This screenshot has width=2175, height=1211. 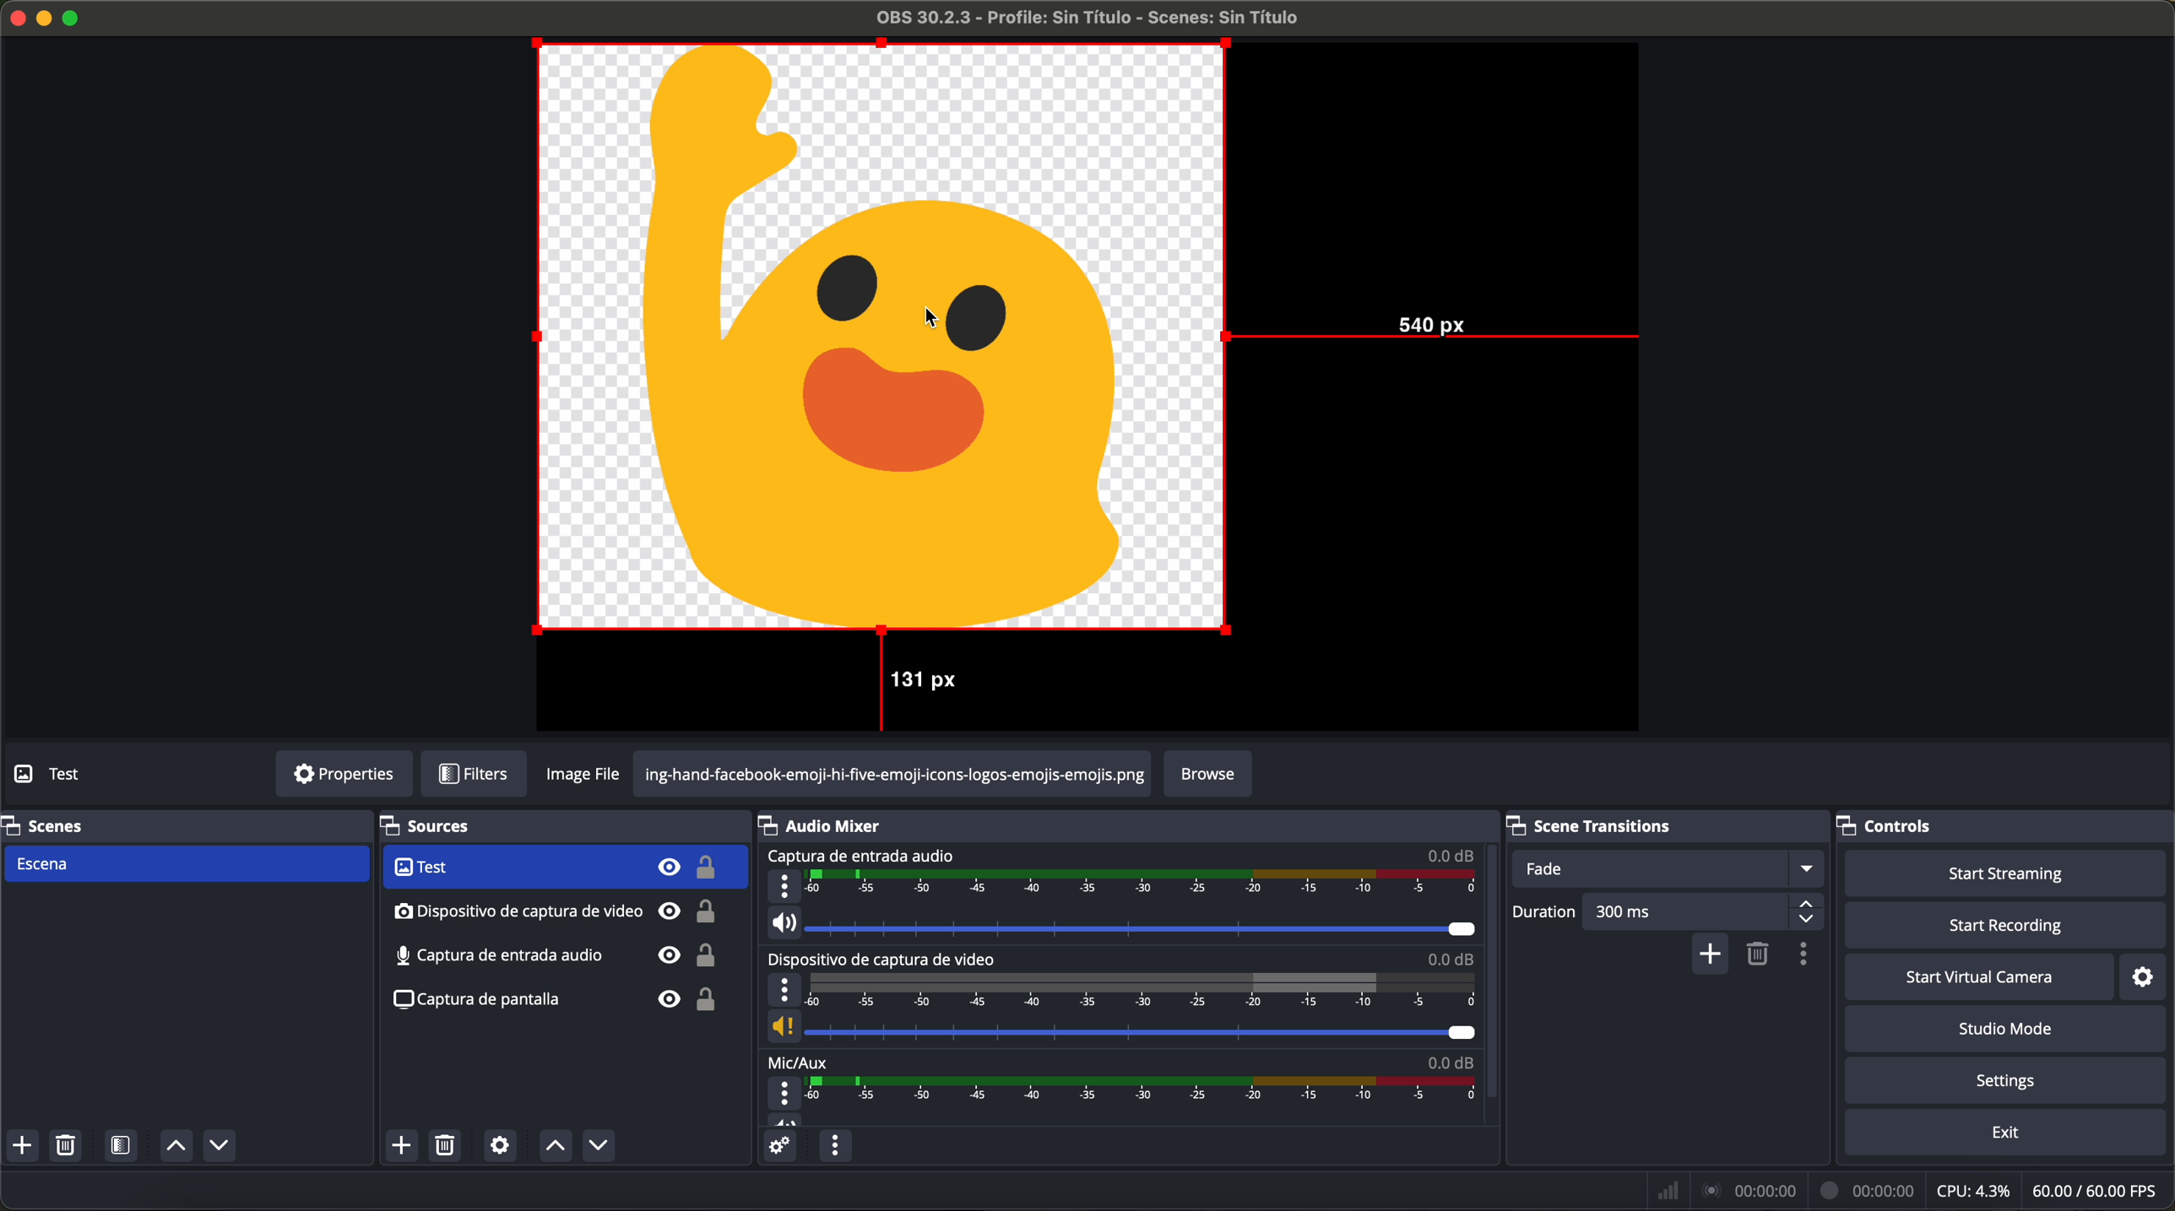 What do you see at coordinates (1999, 872) in the screenshot?
I see `start streaming` at bounding box center [1999, 872].